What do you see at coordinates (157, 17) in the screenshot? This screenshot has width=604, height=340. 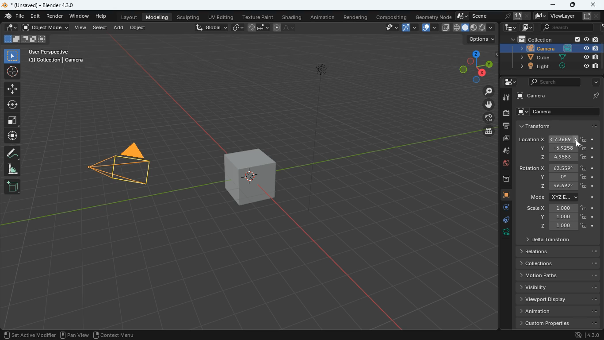 I see `modeling` at bounding box center [157, 17].